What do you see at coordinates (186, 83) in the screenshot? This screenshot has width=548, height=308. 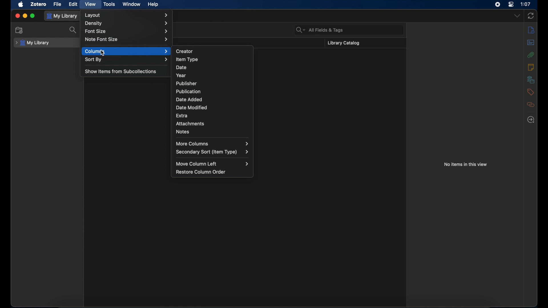 I see `publisher` at bounding box center [186, 83].